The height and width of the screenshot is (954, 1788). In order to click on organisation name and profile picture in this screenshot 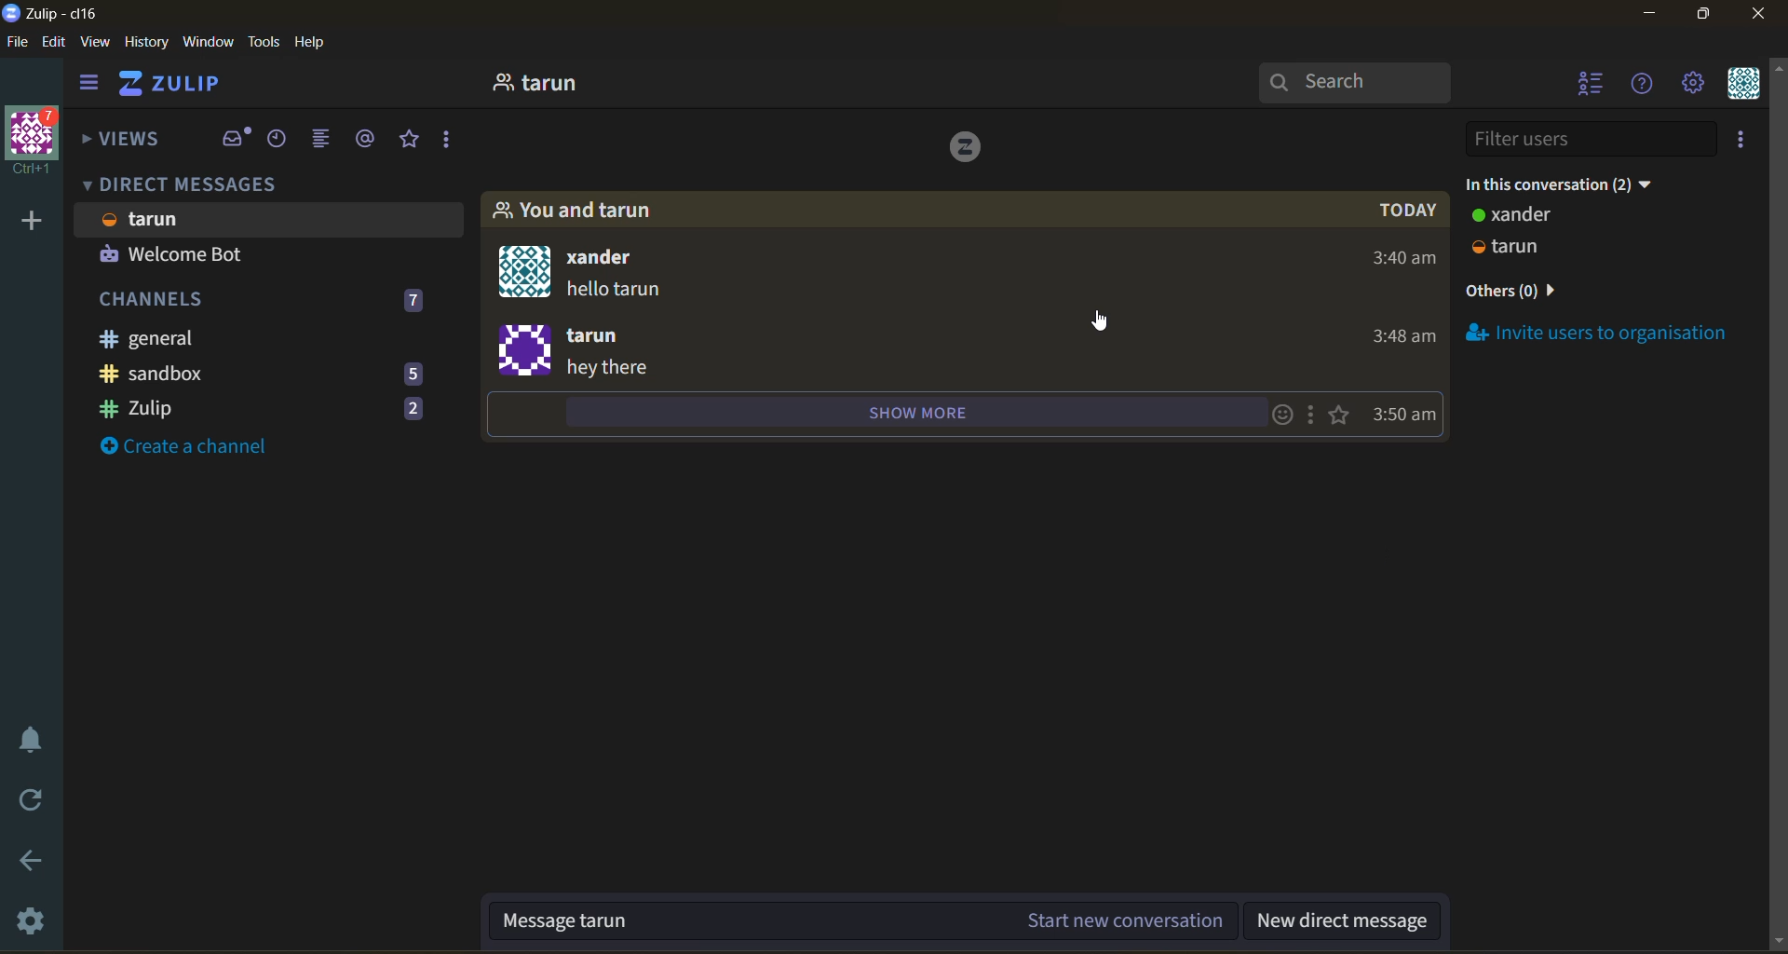, I will do `click(36, 139)`.